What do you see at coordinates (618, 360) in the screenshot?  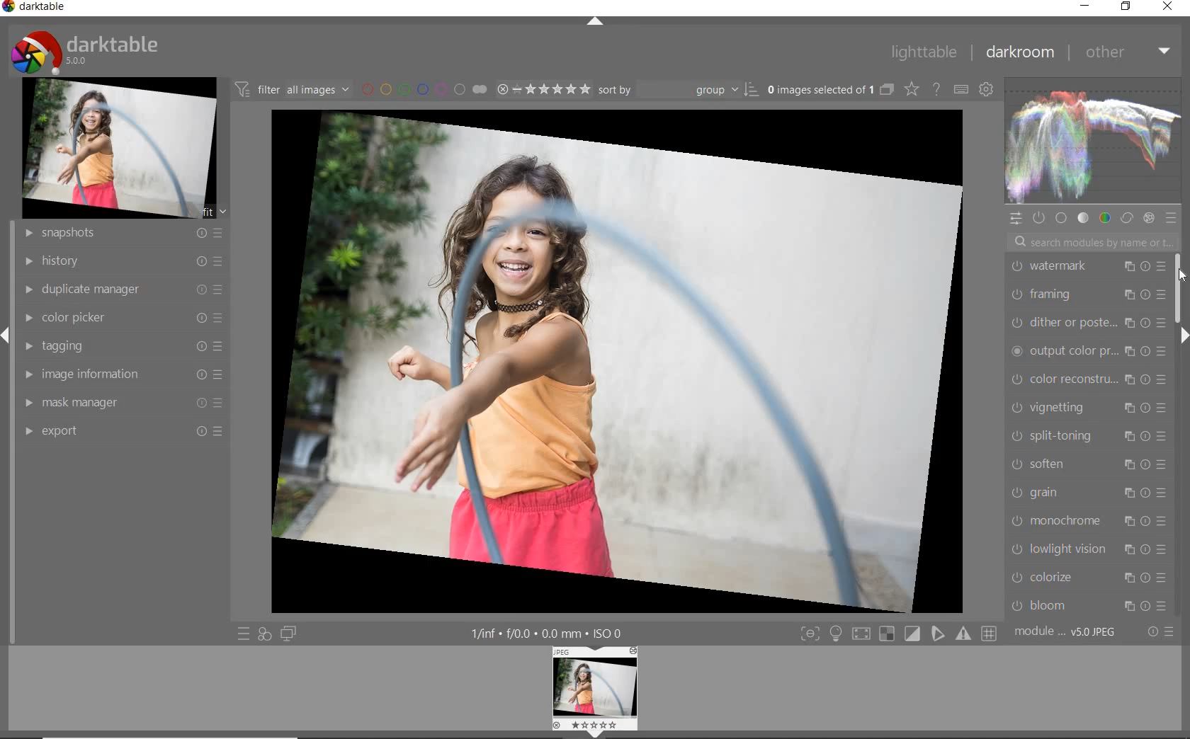 I see `selected image` at bounding box center [618, 360].